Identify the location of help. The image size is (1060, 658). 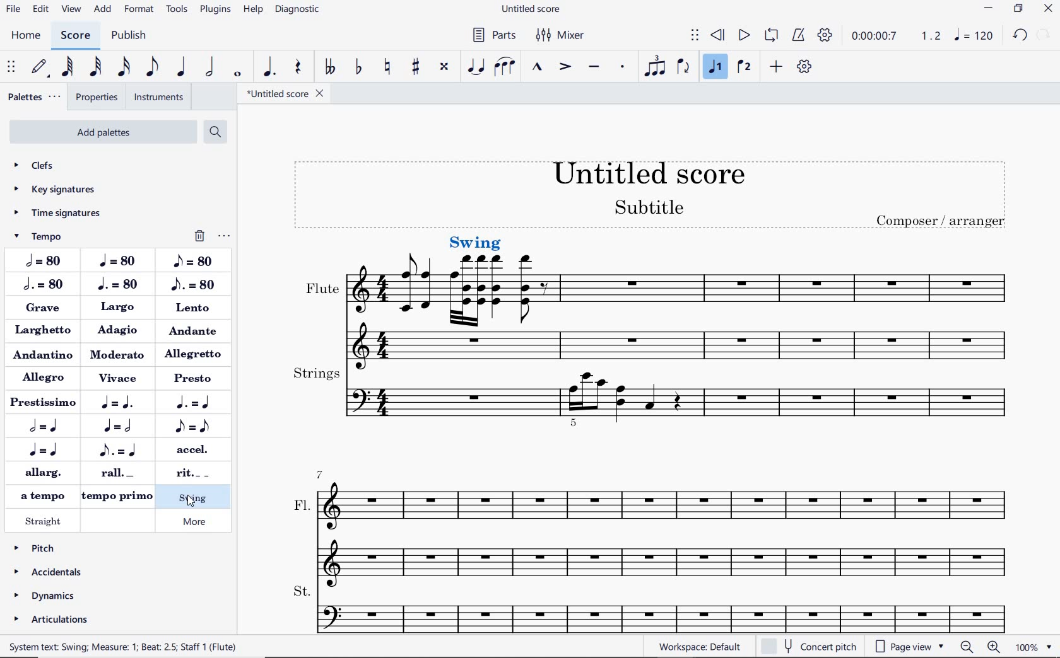
(252, 11).